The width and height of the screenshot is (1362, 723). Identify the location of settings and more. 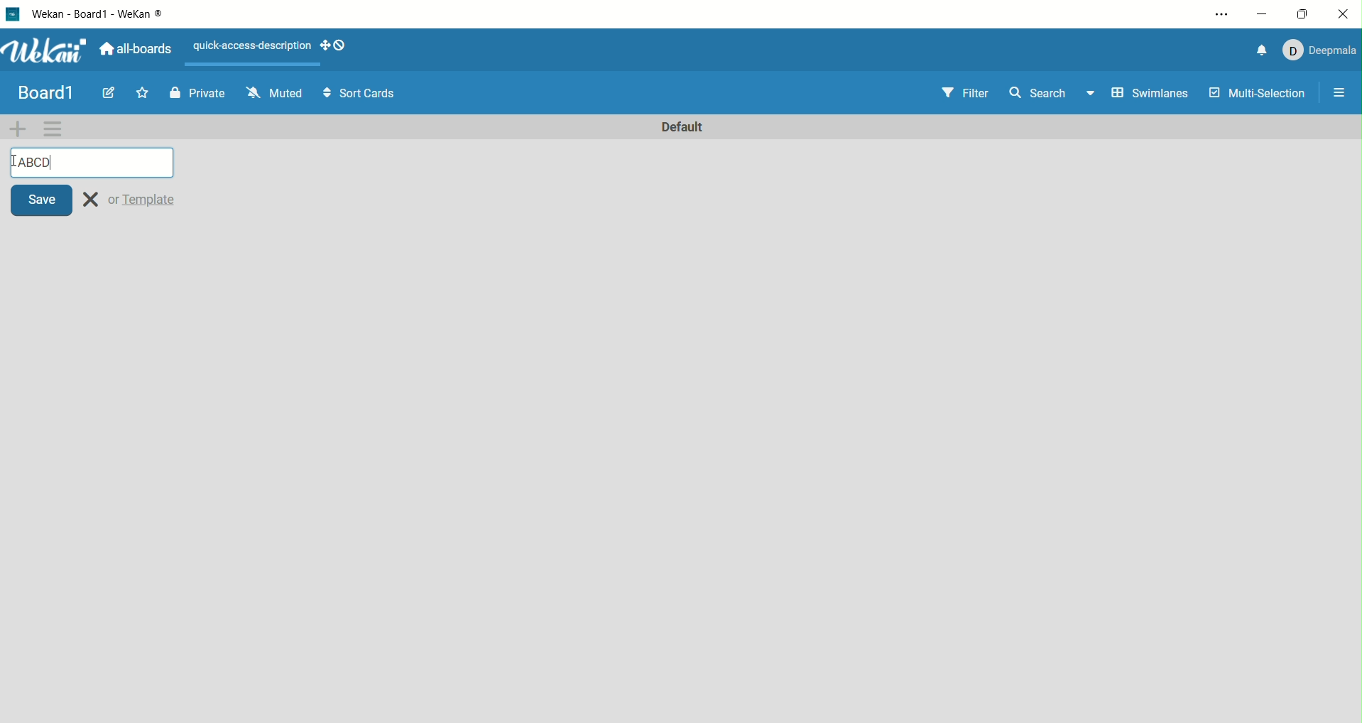
(1221, 14).